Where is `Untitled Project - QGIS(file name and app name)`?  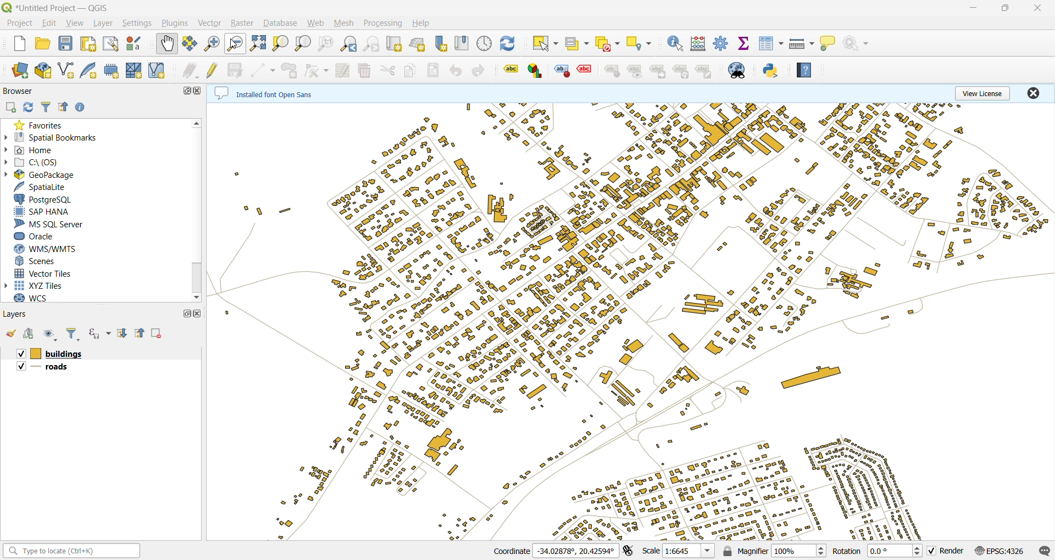
Untitled Project - QGIS(file name and app name) is located at coordinates (59, 7).